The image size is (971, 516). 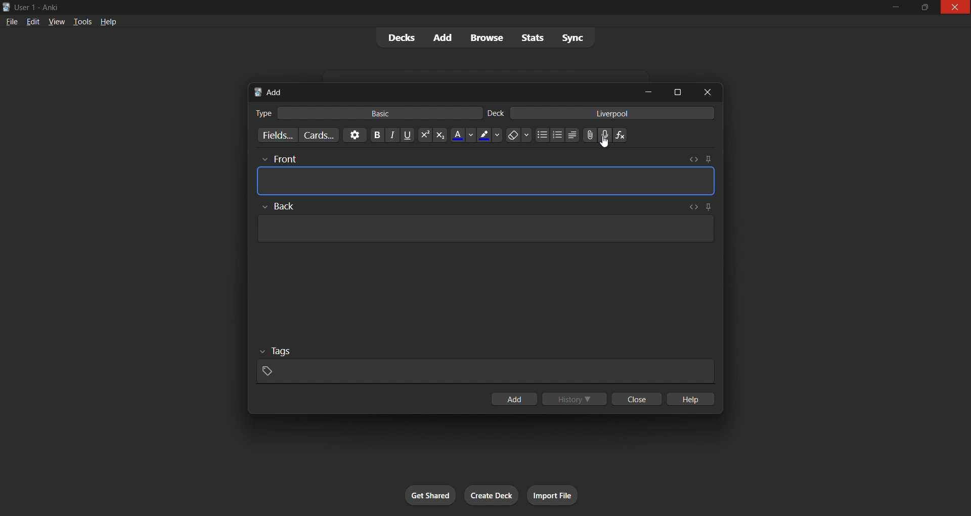 I want to click on basic card type, so click(x=385, y=113).